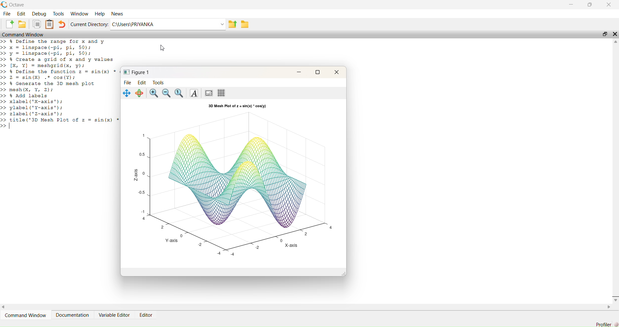  What do you see at coordinates (605, 34) in the screenshot?
I see `Restore` at bounding box center [605, 34].